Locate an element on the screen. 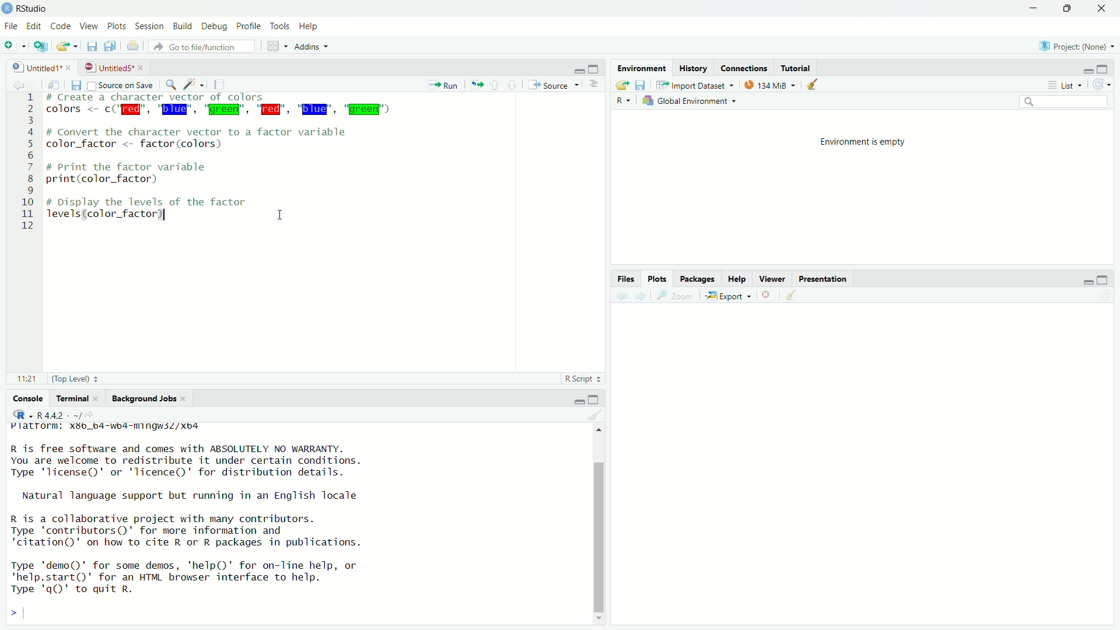 The width and height of the screenshot is (1120, 630). platform is located at coordinates (124, 428).